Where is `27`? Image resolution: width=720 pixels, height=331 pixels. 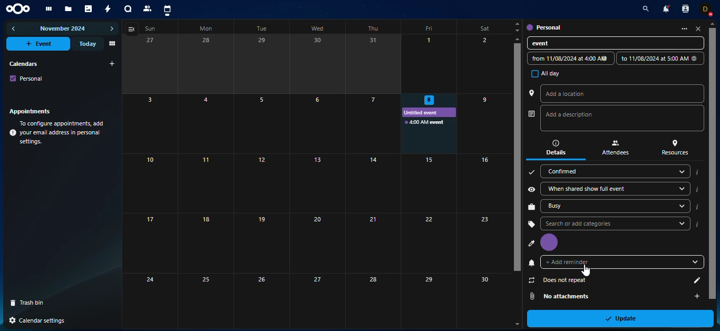 27 is located at coordinates (149, 65).